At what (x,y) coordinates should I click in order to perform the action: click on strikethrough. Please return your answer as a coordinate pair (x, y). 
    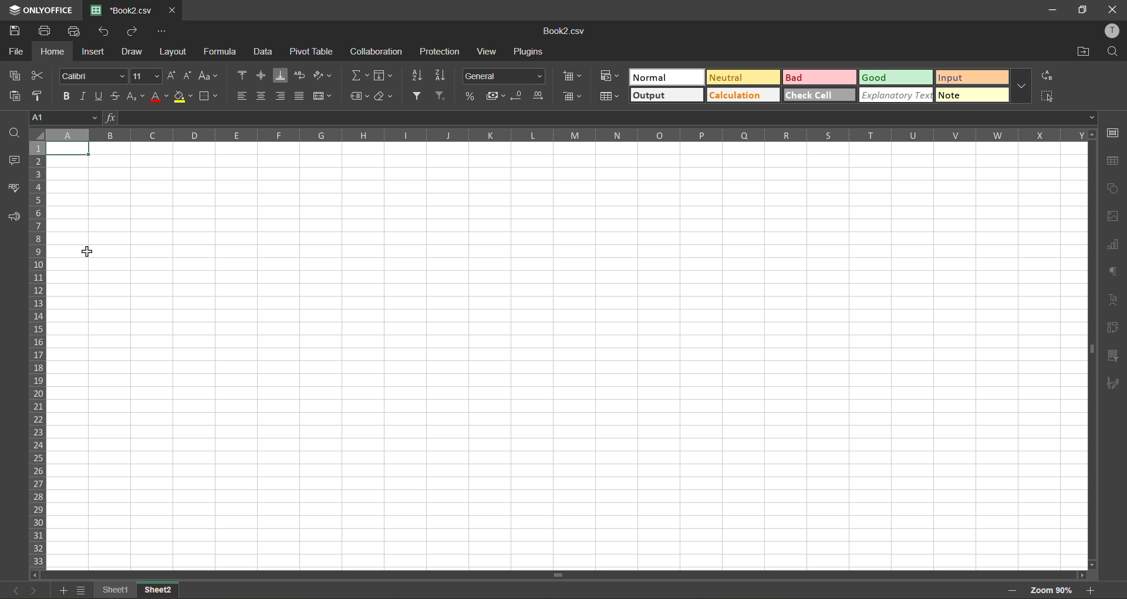
    Looking at the image, I should click on (115, 97).